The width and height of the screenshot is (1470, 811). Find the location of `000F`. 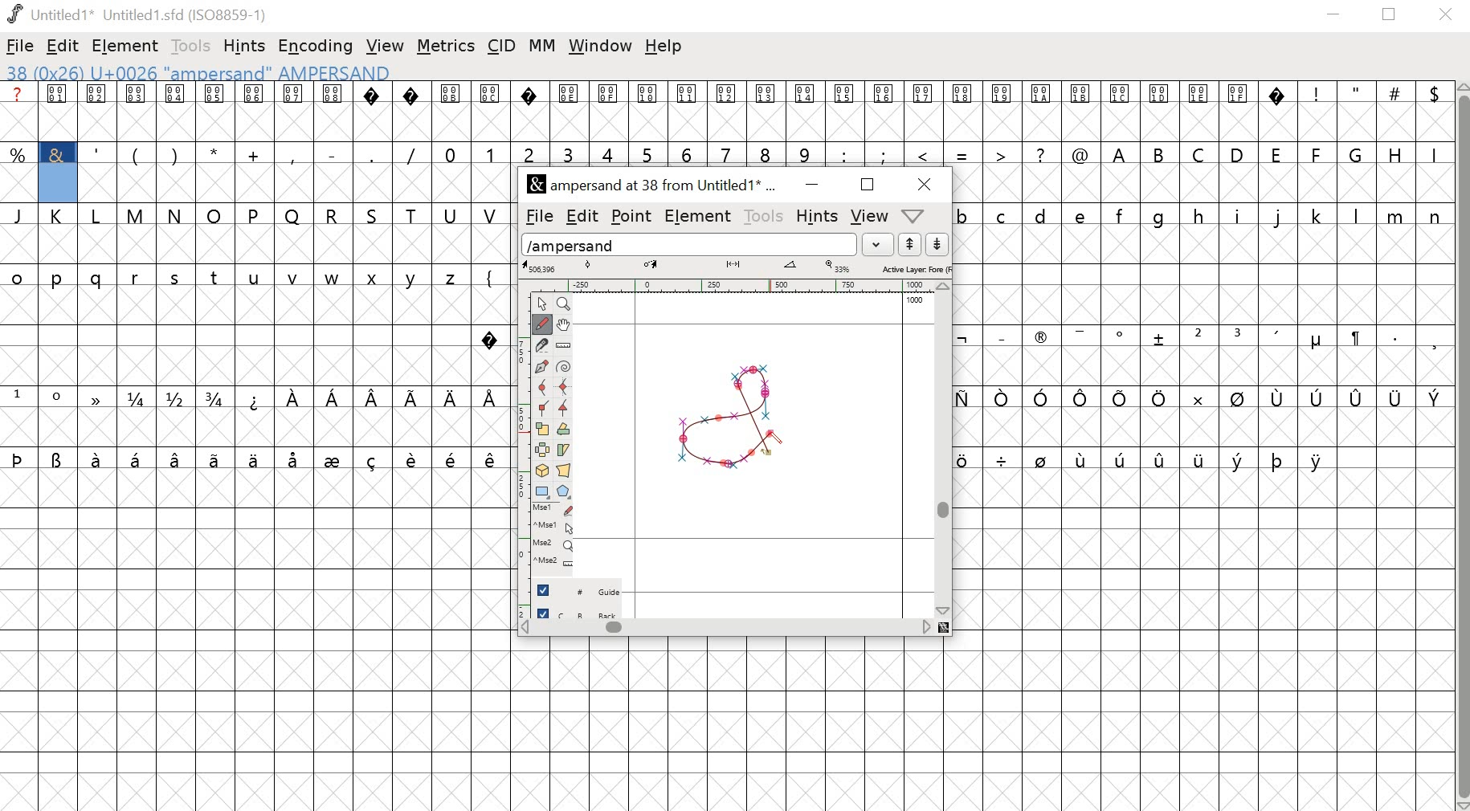

000F is located at coordinates (609, 112).